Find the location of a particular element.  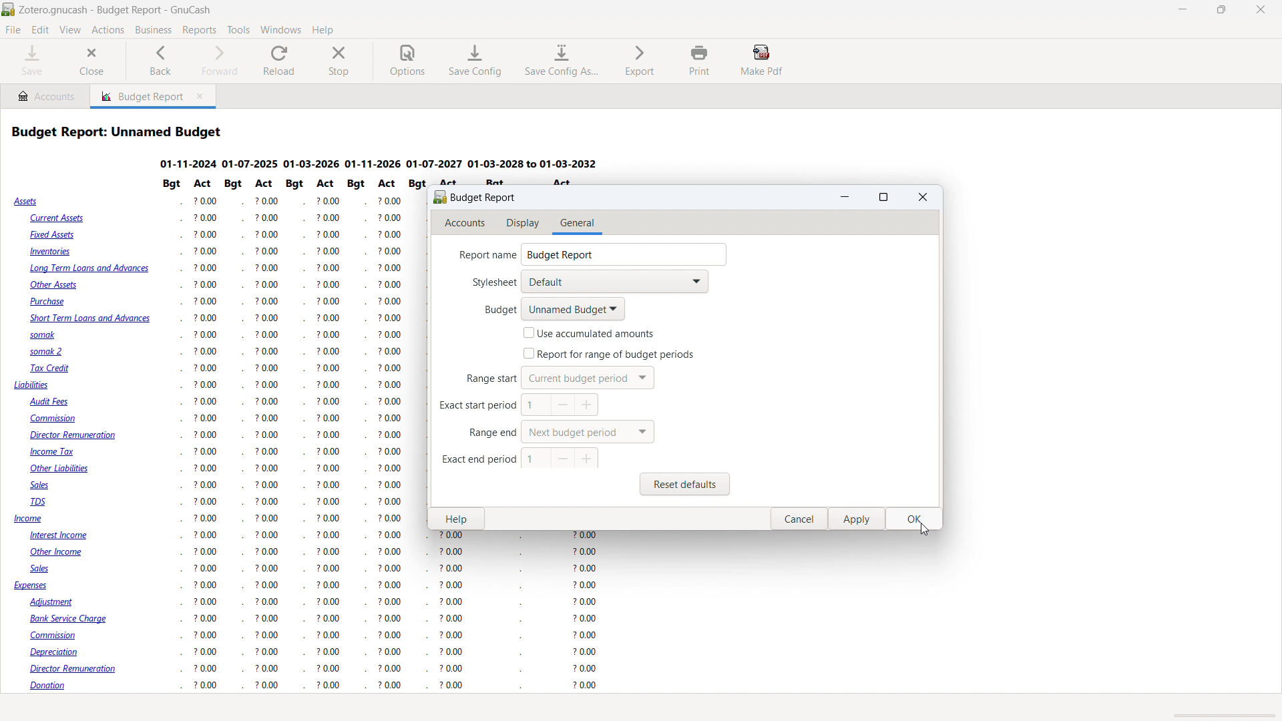

Range end is located at coordinates (489, 434).